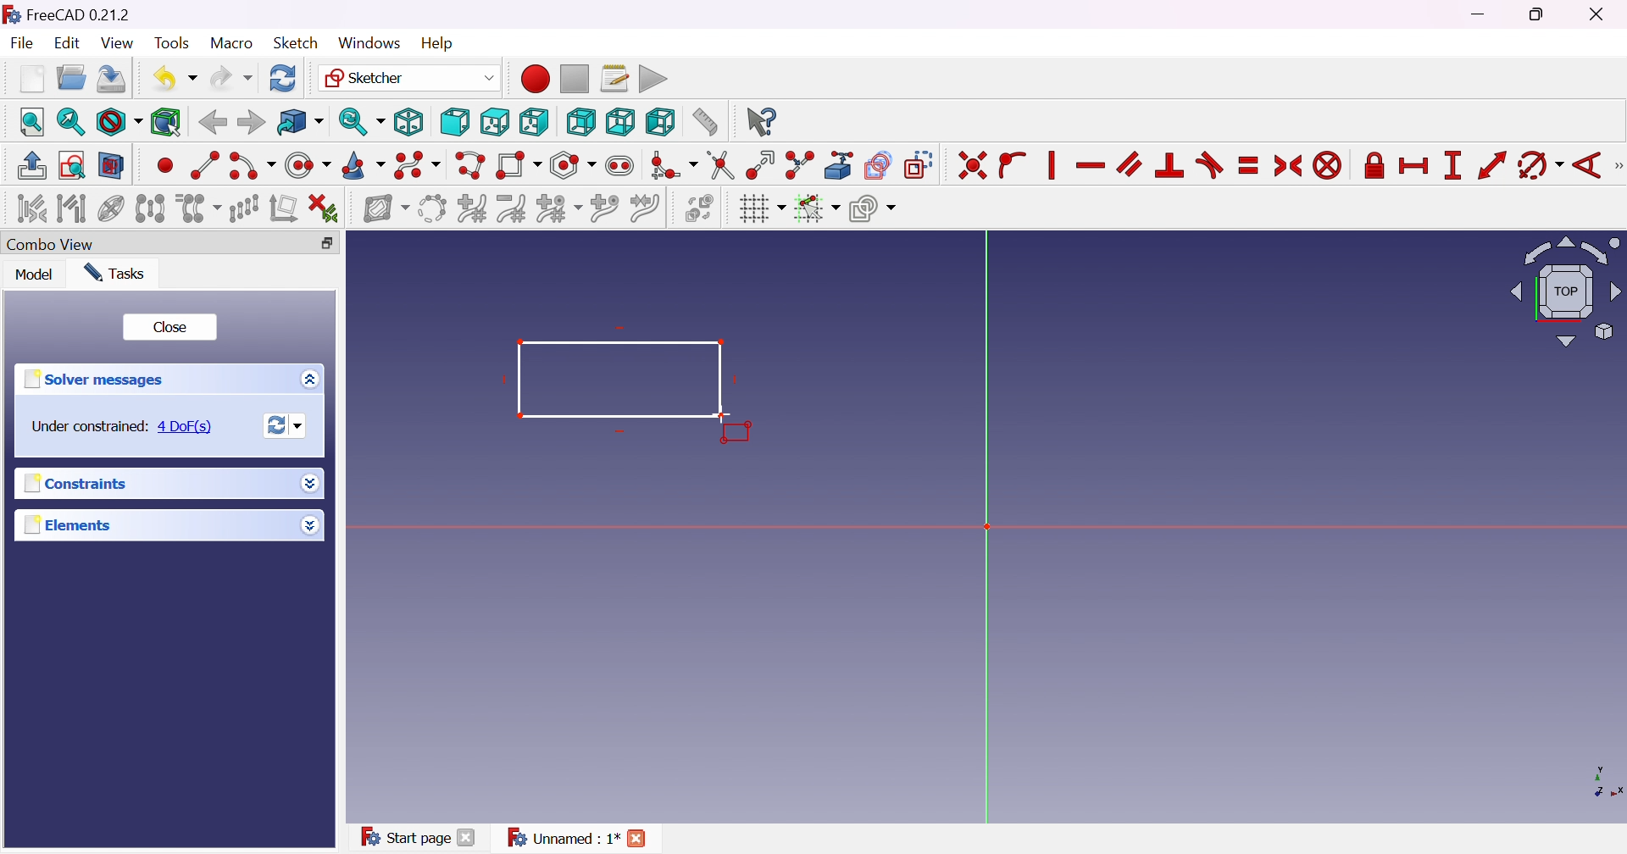 The width and height of the screenshot is (1627, 854). What do you see at coordinates (113, 208) in the screenshot?
I see `Show/hide internal geometry` at bounding box center [113, 208].